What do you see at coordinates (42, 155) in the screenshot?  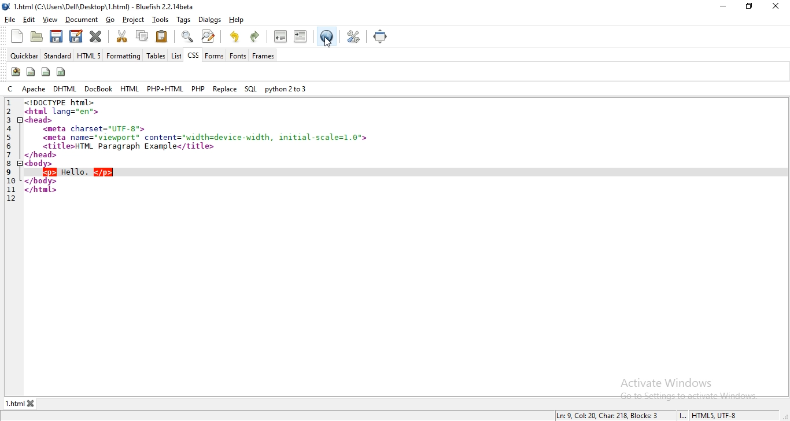 I see `</head>` at bounding box center [42, 155].